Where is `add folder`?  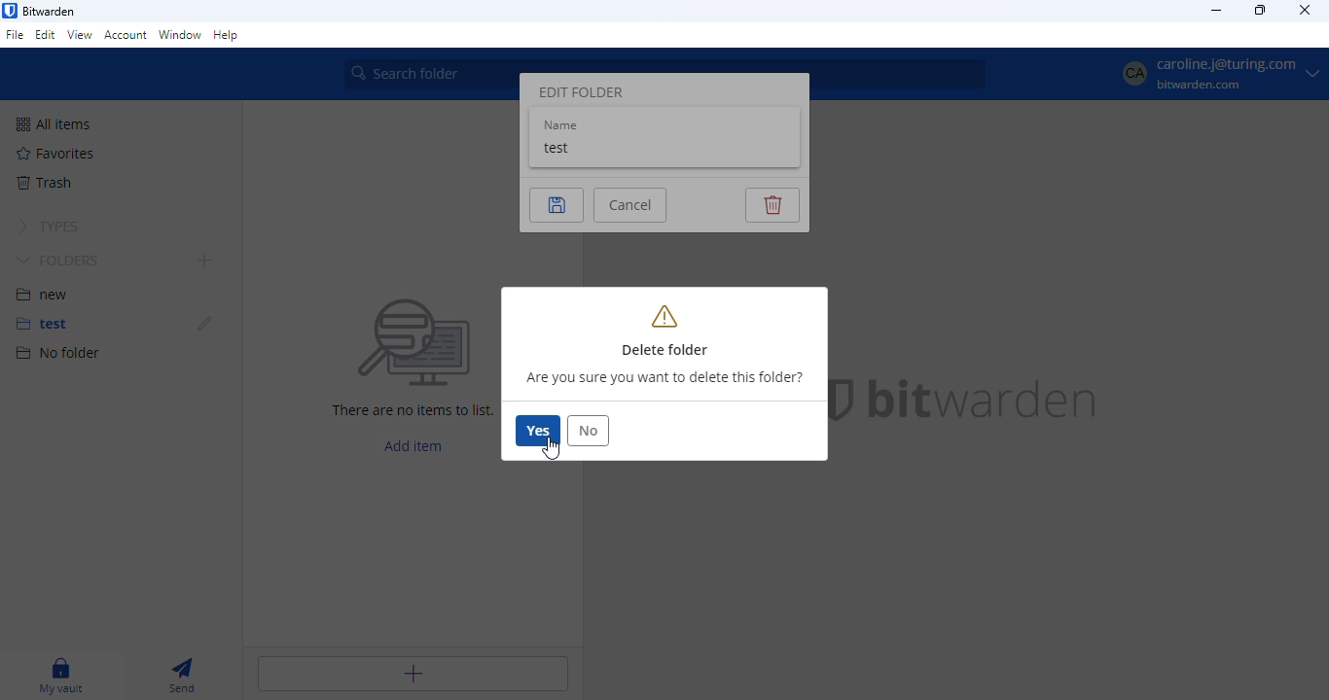 add folder is located at coordinates (204, 261).